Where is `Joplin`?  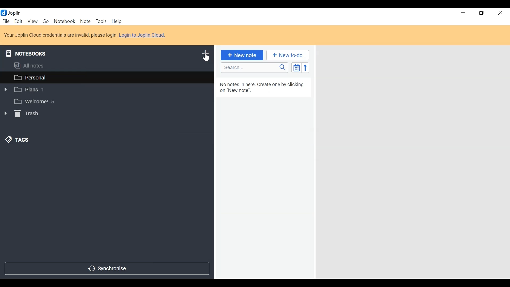 Joplin is located at coordinates (16, 13).